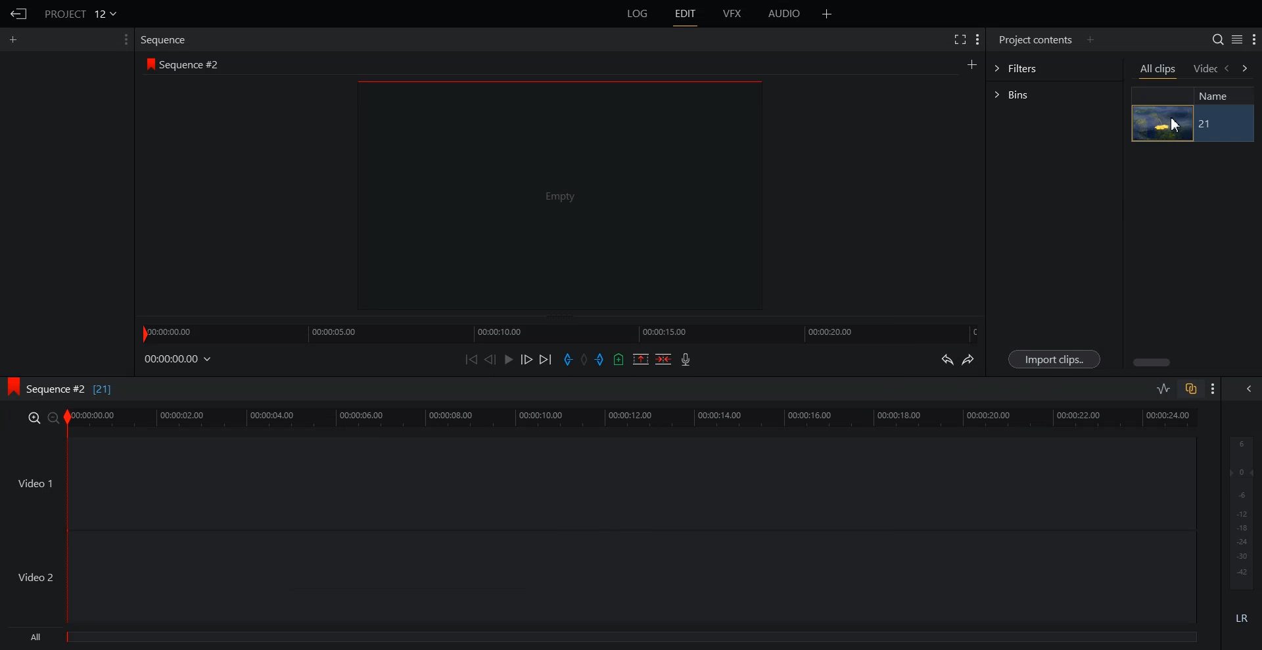  I want to click on Audio Output level, so click(1240, 512).